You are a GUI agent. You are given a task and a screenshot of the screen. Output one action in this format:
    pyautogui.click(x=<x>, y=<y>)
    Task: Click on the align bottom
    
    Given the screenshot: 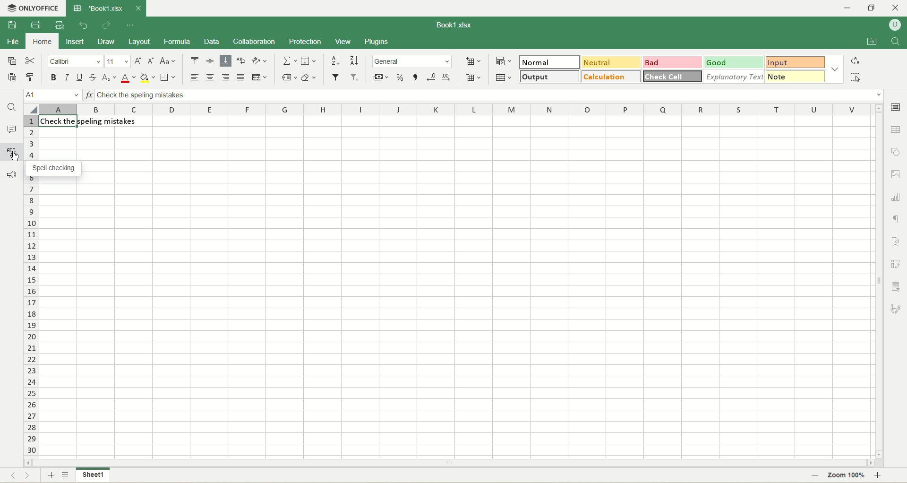 What is the action you would take?
    pyautogui.click(x=226, y=61)
    